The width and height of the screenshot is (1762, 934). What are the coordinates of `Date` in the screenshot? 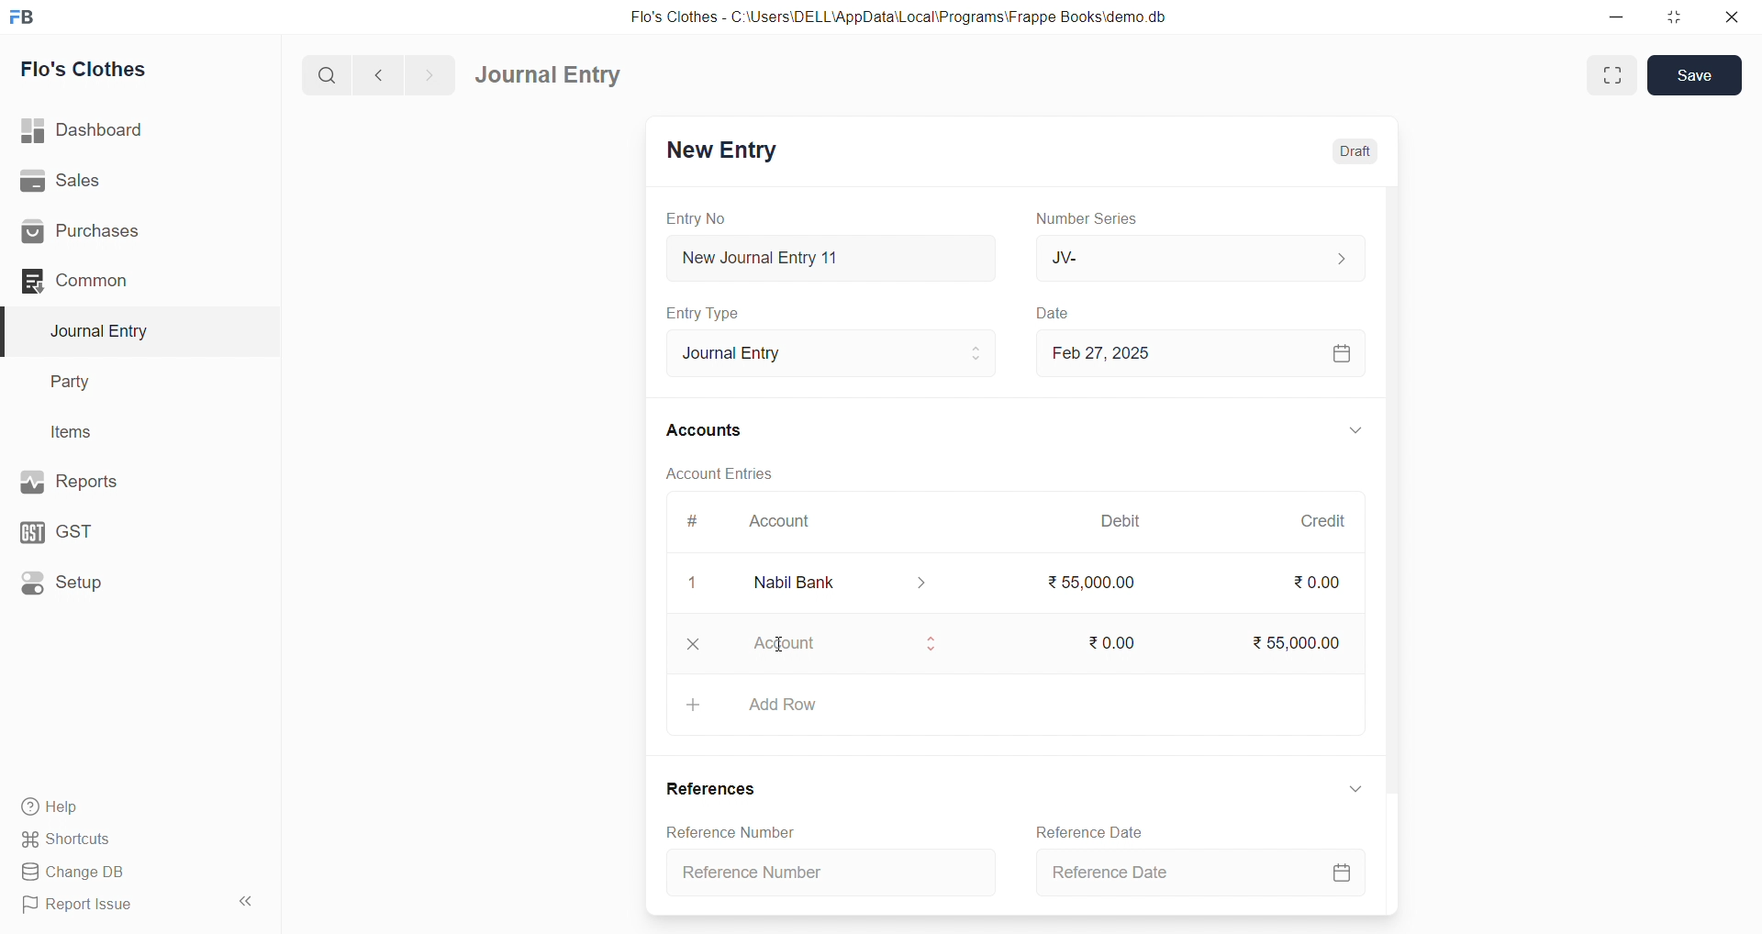 It's located at (1058, 314).